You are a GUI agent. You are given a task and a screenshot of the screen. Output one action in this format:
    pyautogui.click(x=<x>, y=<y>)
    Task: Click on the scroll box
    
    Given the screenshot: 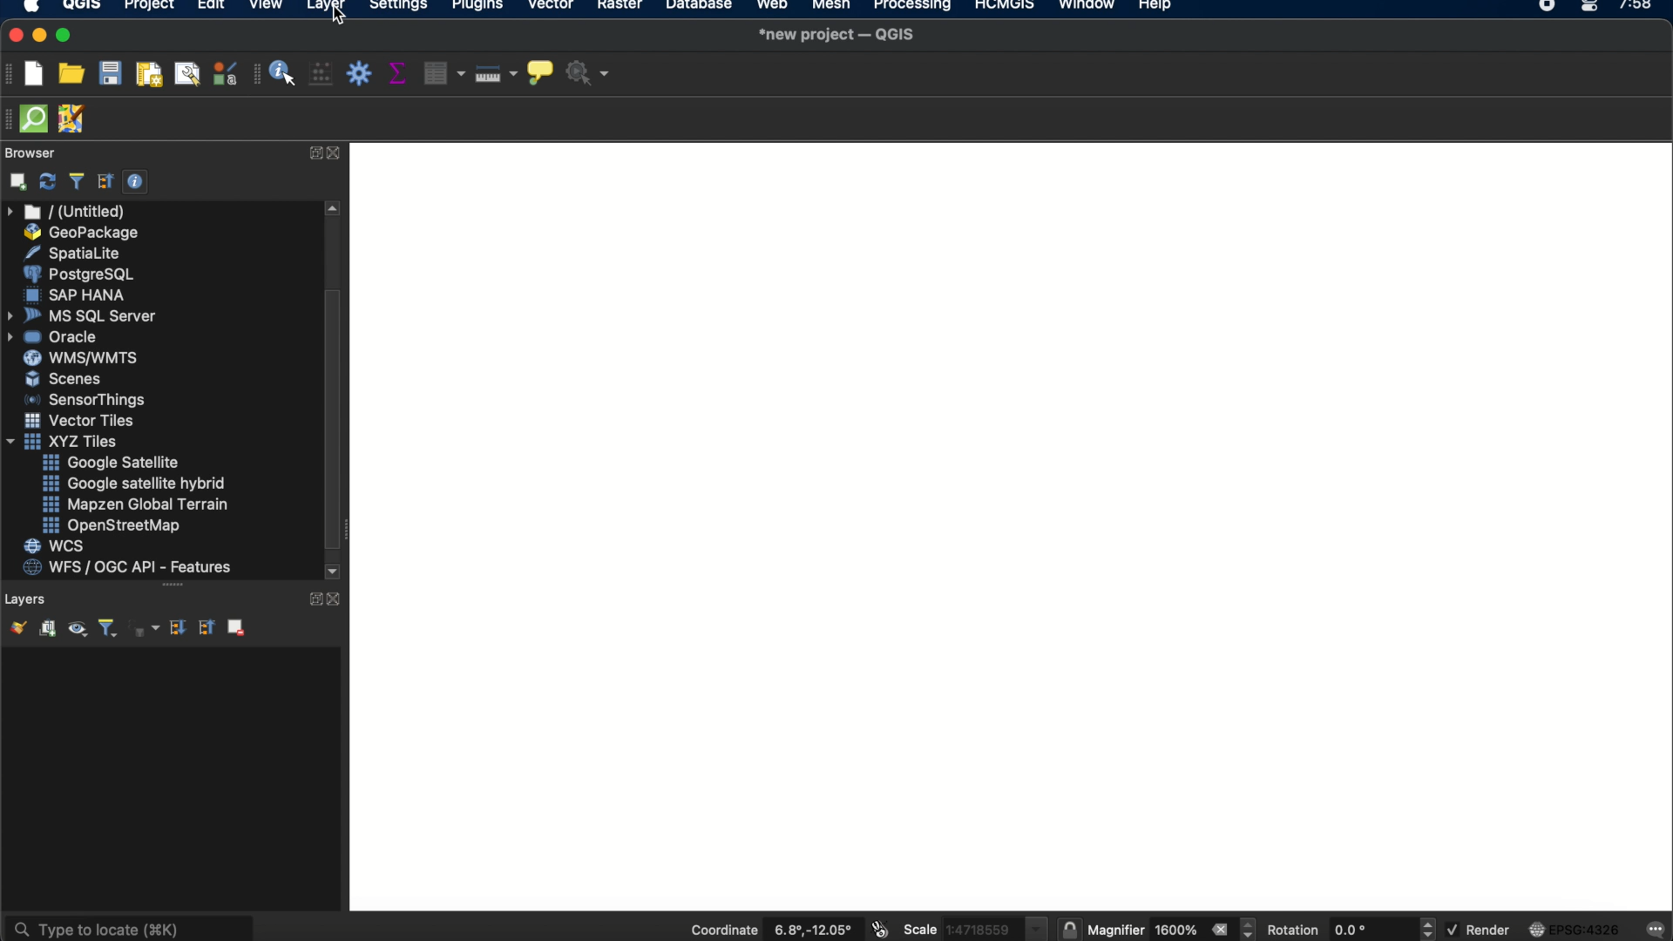 What is the action you would take?
    pyautogui.click(x=335, y=420)
    